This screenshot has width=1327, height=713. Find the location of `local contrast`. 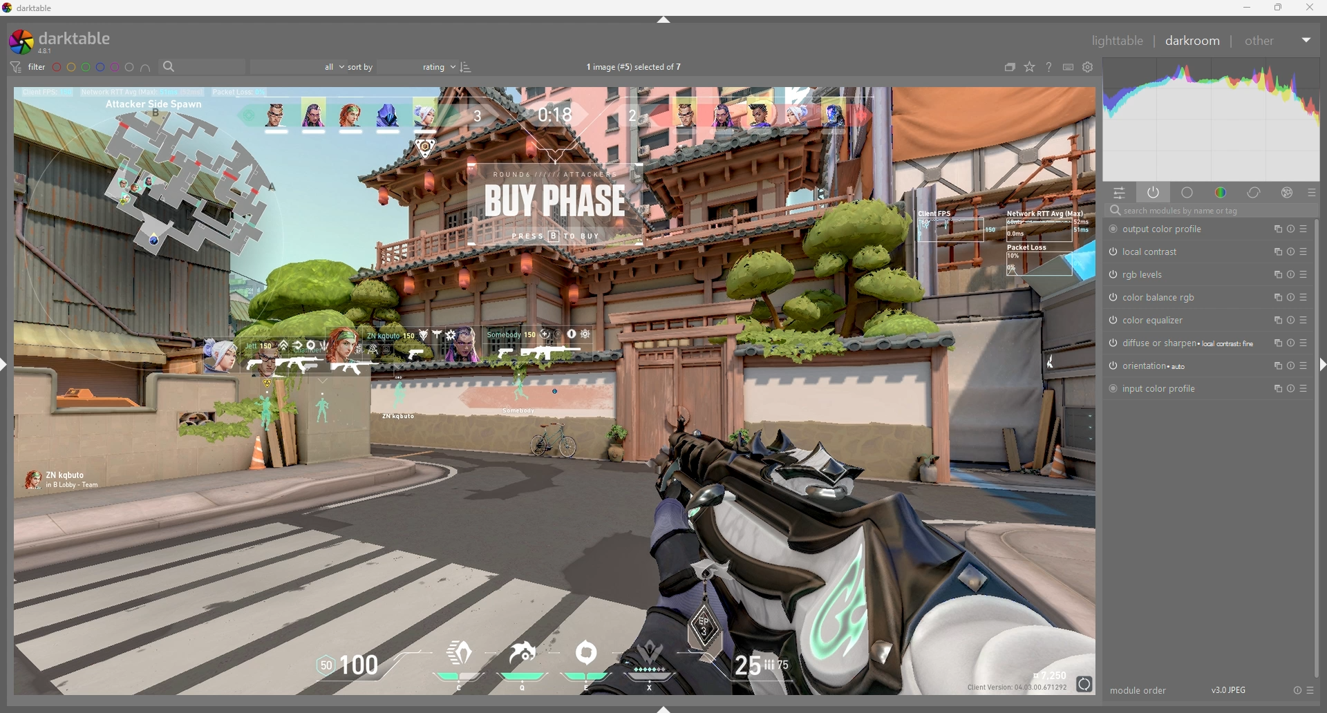

local contrast is located at coordinates (1149, 251).